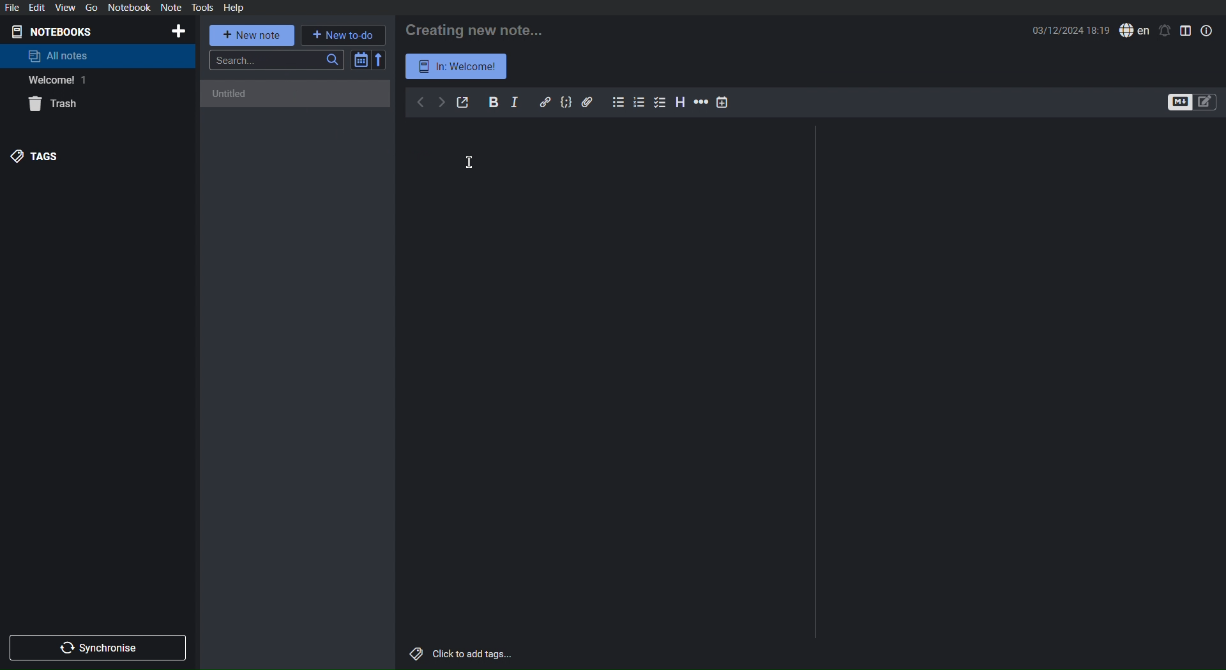  What do you see at coordinates (277, 60) in the screenshot?
I see `Search` at bounding box center [277, 60].